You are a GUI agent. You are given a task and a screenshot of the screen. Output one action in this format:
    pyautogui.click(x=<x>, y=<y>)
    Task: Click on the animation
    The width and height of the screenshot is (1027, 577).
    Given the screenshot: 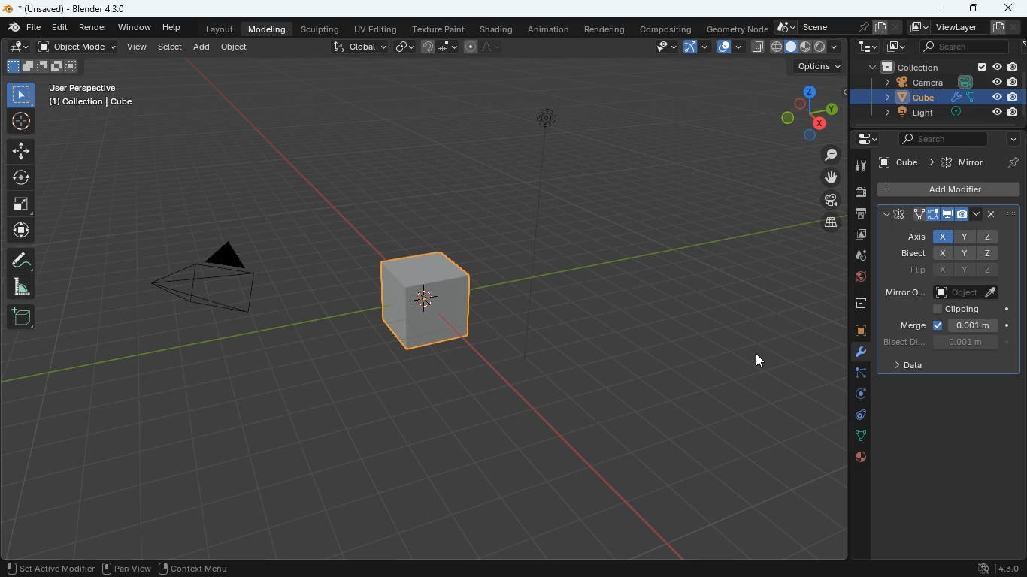 What is the action you would take?
    pyautogui.click(x=550, y=29)
    